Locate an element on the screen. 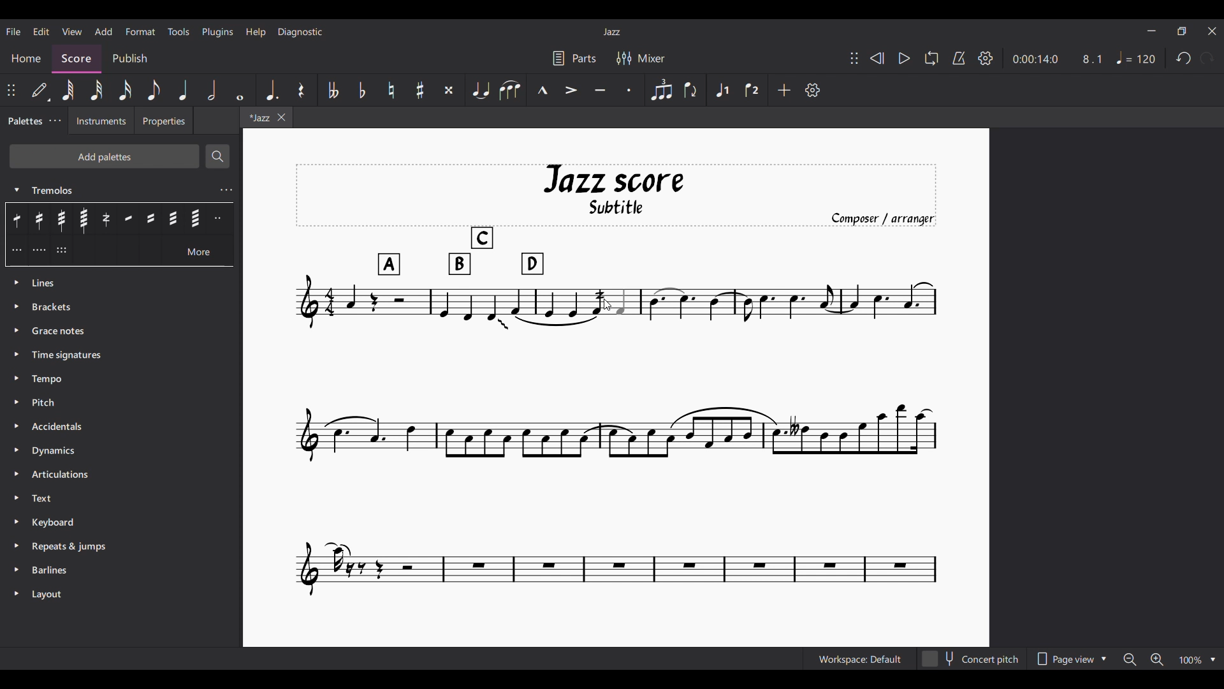 This screenshot has width=1224, height=689. Augmentation dot is located at coordinates (271, 90).